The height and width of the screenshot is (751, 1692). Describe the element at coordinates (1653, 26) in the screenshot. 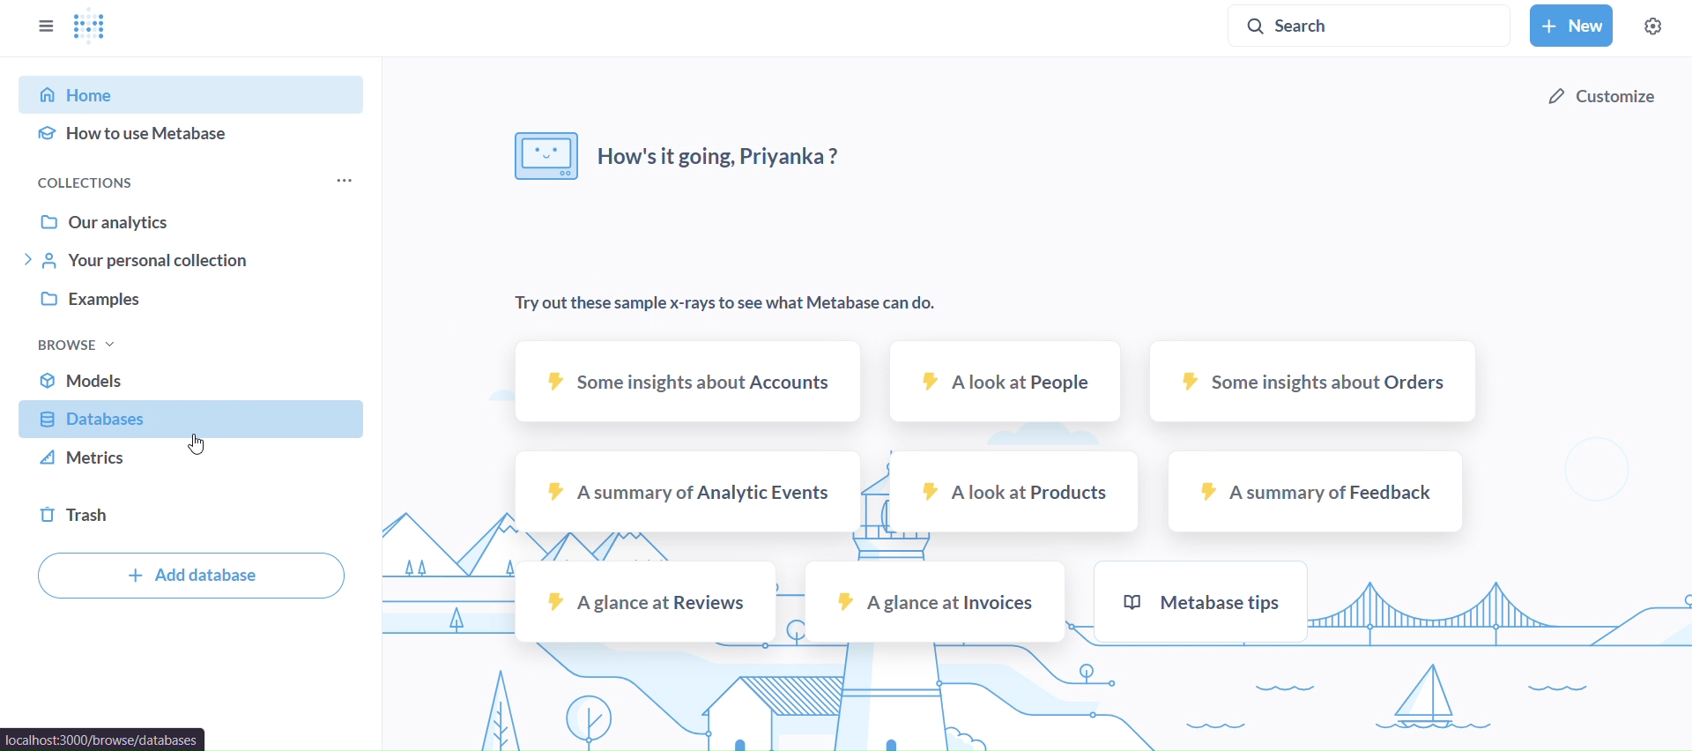

I see `settings` at that location.